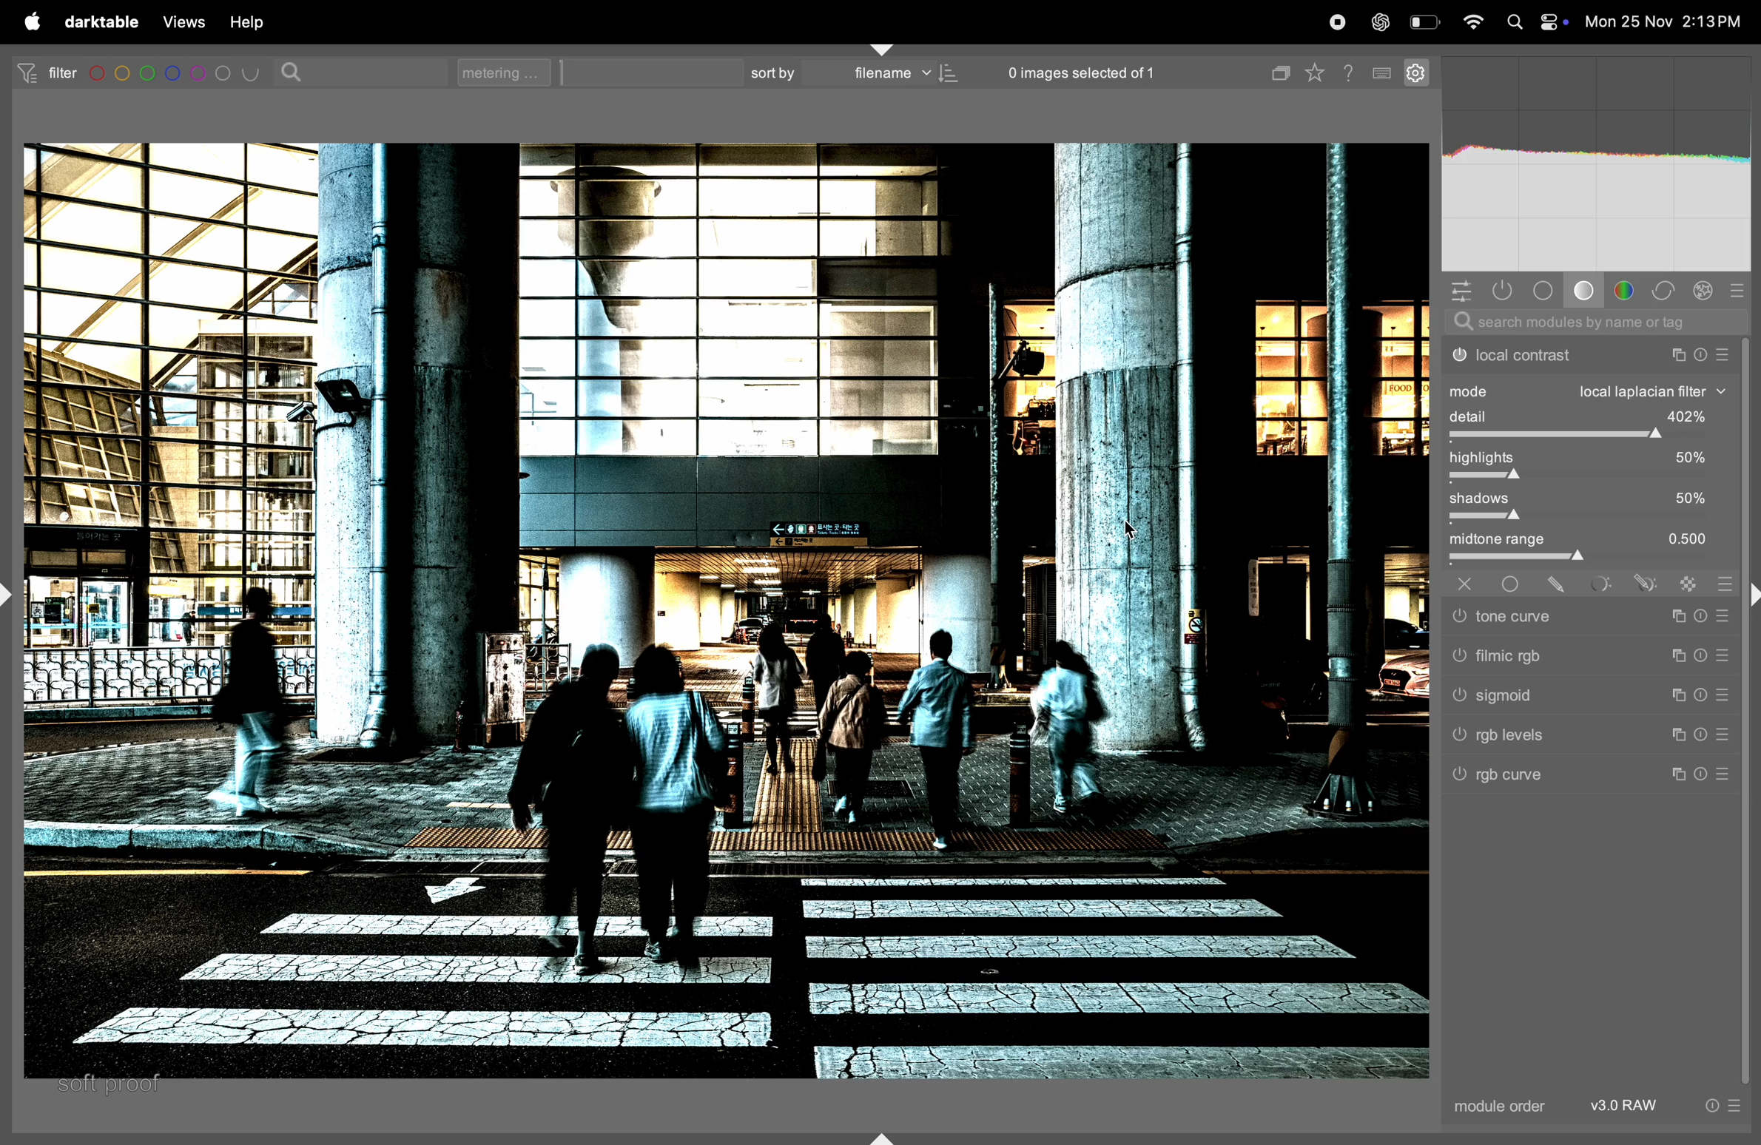 The image size is (1761, 1145). I want to click on toggle, so click(1589, 478).